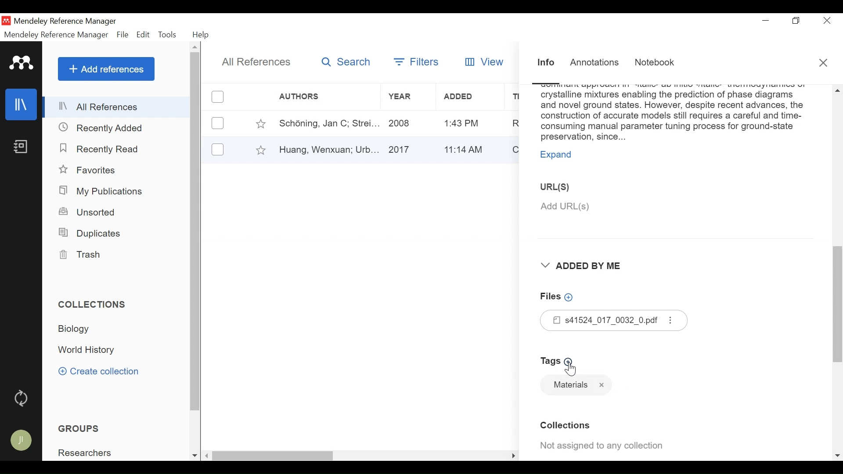 The height and width of the screenshot is (474, 843). I want to click on Trash, so click(79, 255).